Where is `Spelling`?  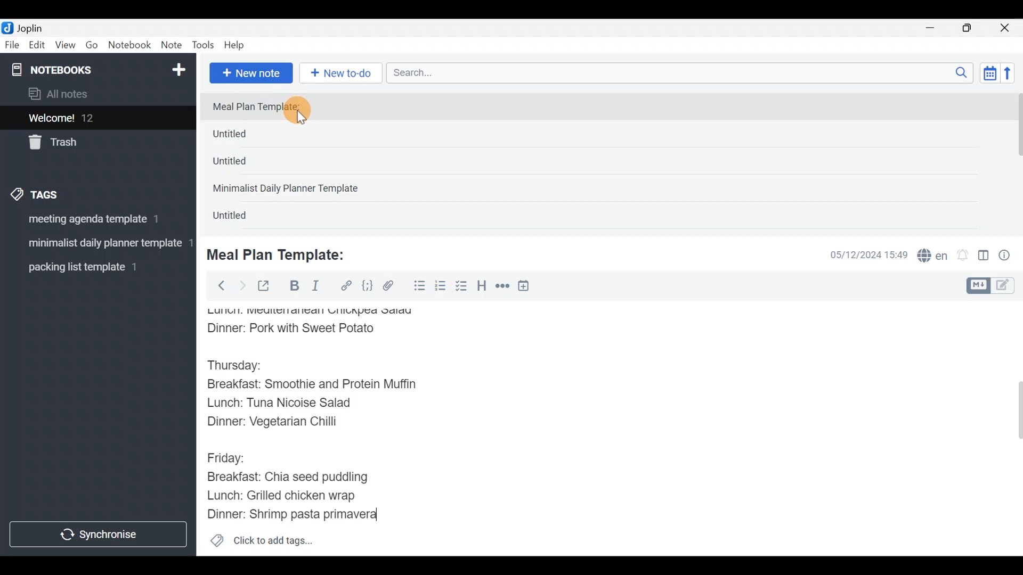 Spelling is located at coordinates (933, 257).